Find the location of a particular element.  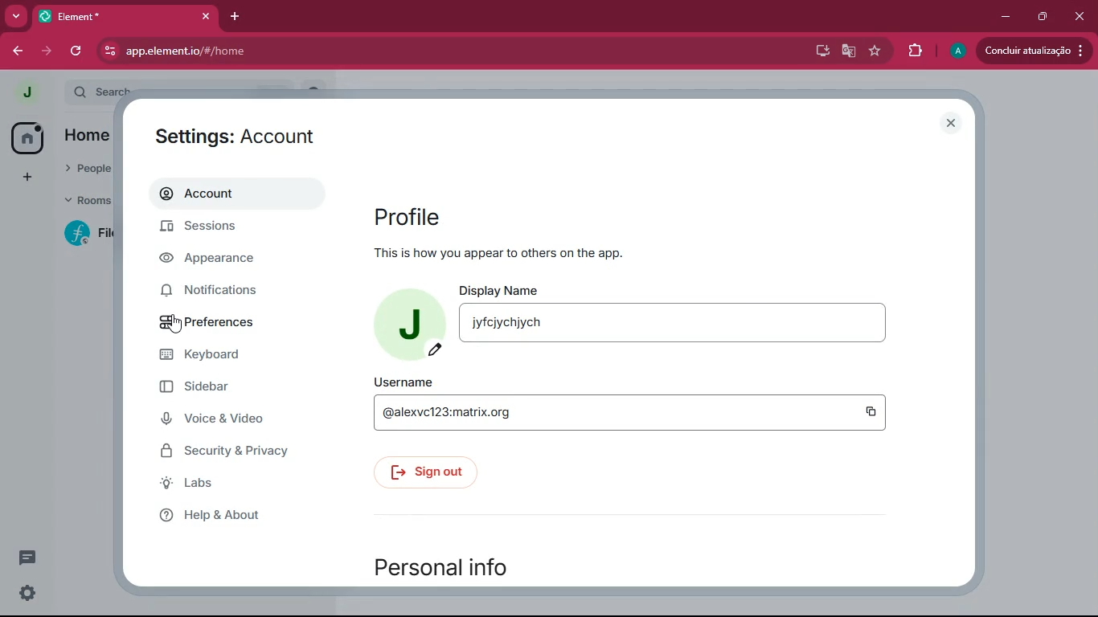

quick settings is located at coordinates (28, 594).